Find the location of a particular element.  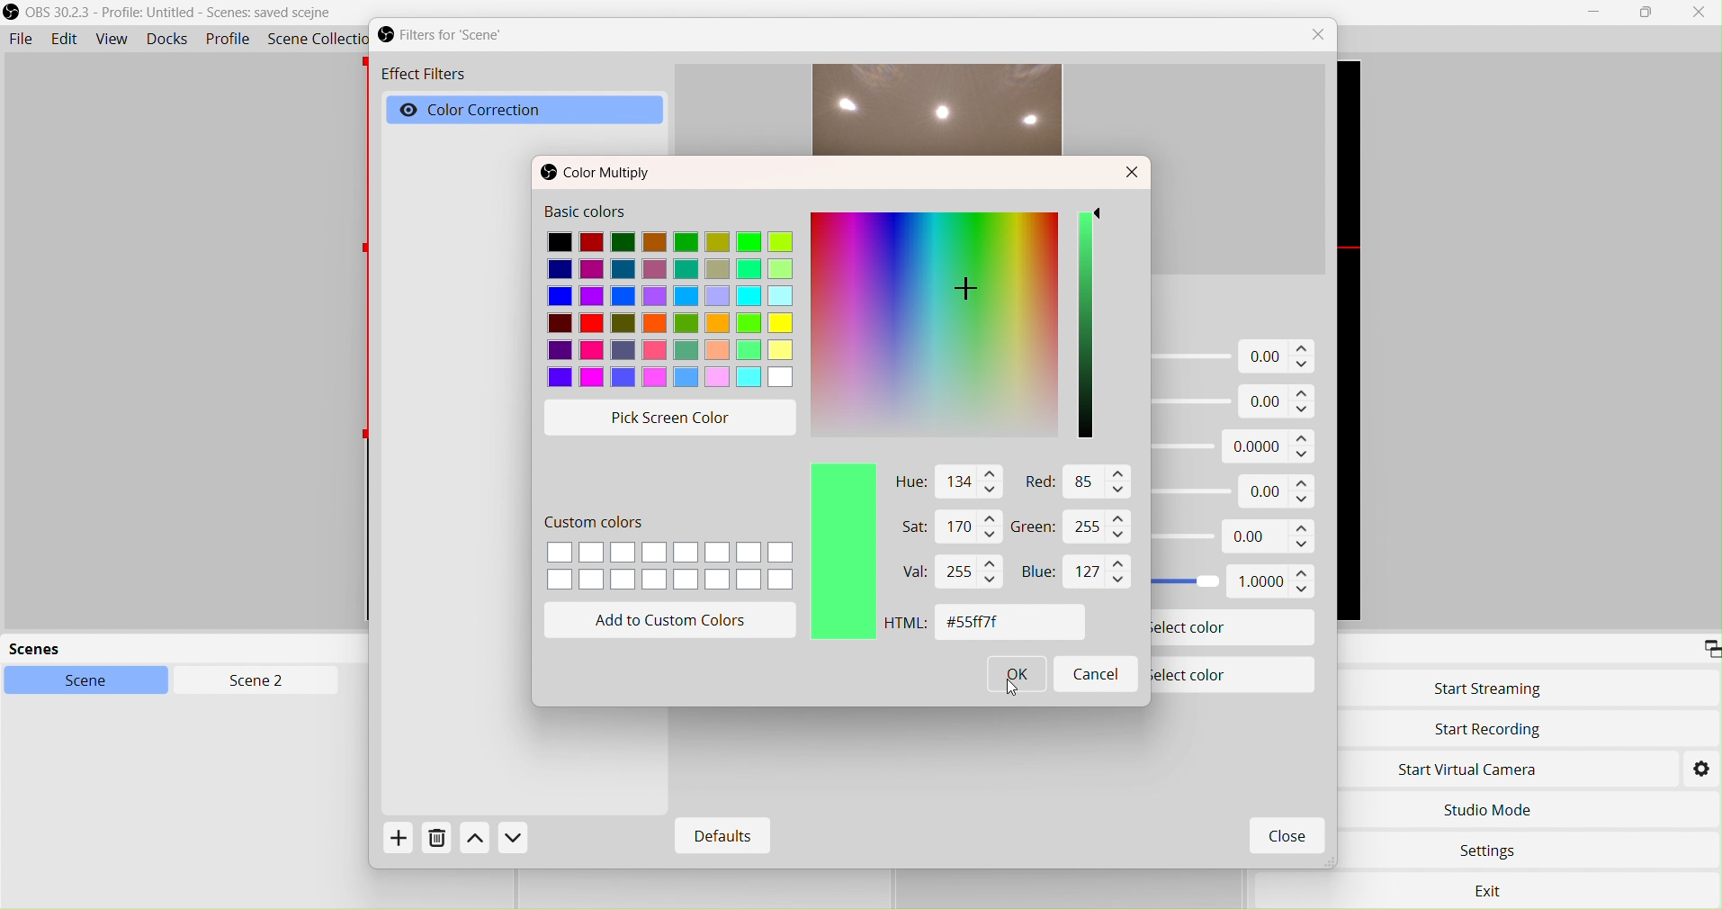

Effect Filters is located at coordinates (423, 76).